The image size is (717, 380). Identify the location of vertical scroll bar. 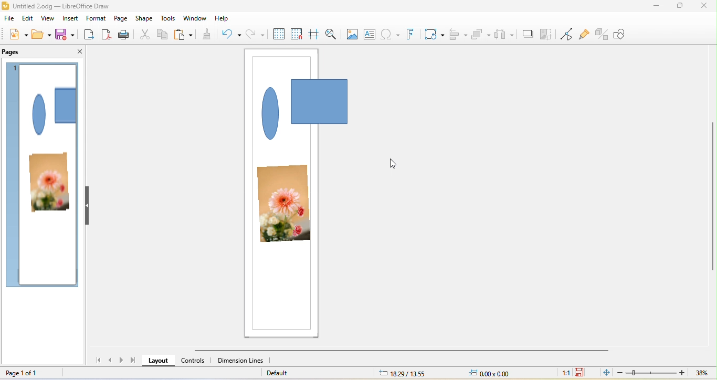
(712, 196).